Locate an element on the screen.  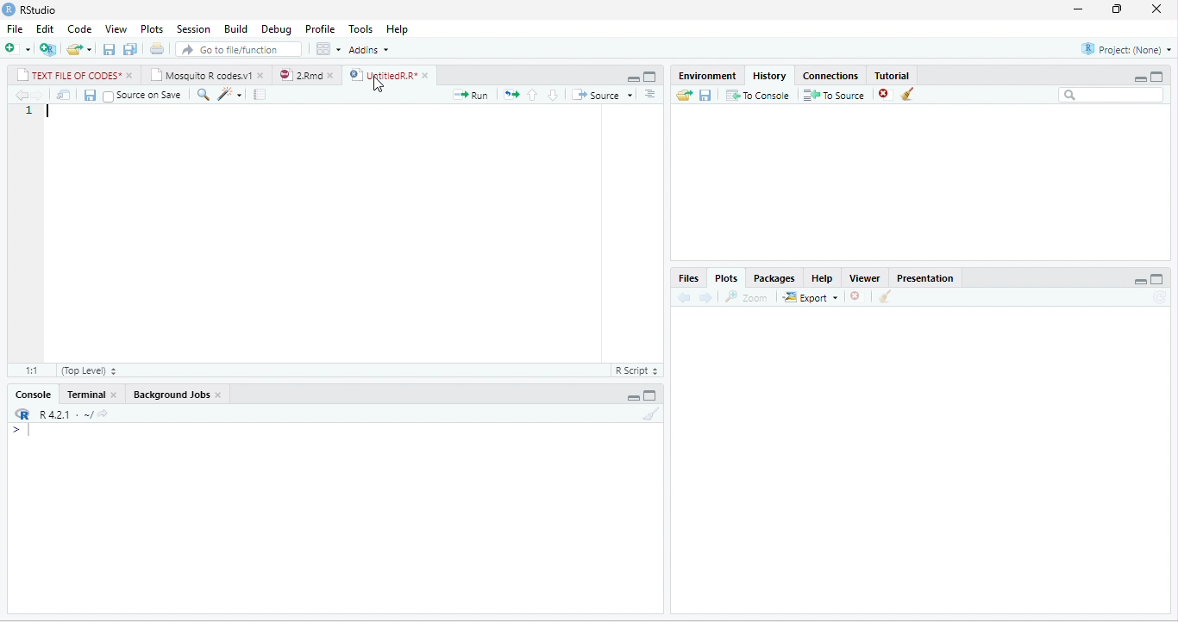
Addins is located at coordinates (369, 50).